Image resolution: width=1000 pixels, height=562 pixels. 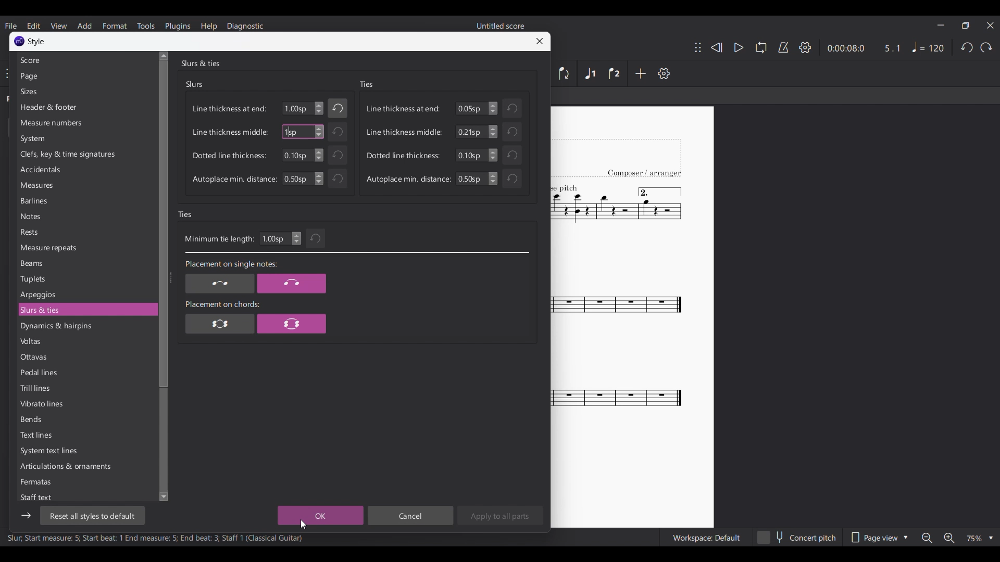 I want to click on Rewind, so click(x=716, y=48).